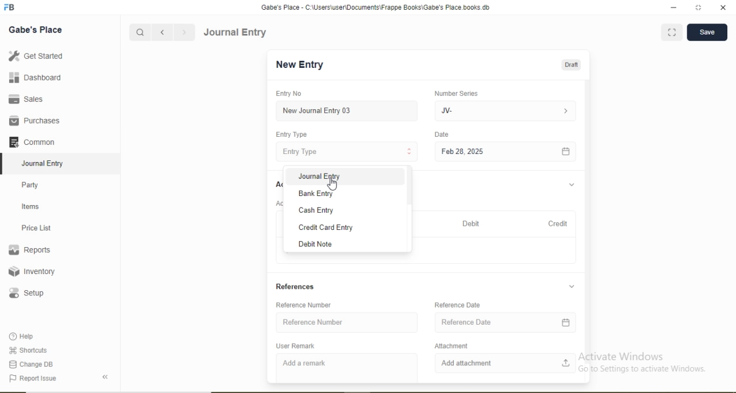 This screenshot has height=393, width=736. Describe the element at coordinates (699, 7) in the screenshot. I see `full screen` at that location.